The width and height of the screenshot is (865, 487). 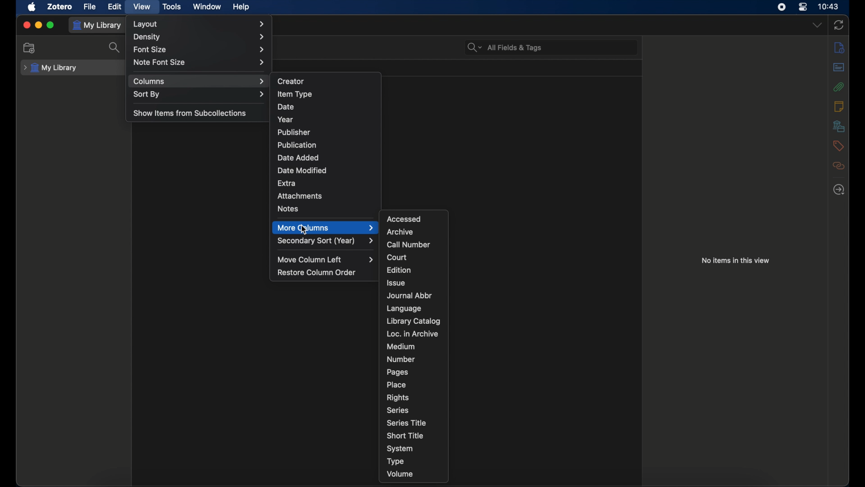 What do you see at coordinates (838, 165) in the screenshot?
I see `related` at bounding box center [838, 165].